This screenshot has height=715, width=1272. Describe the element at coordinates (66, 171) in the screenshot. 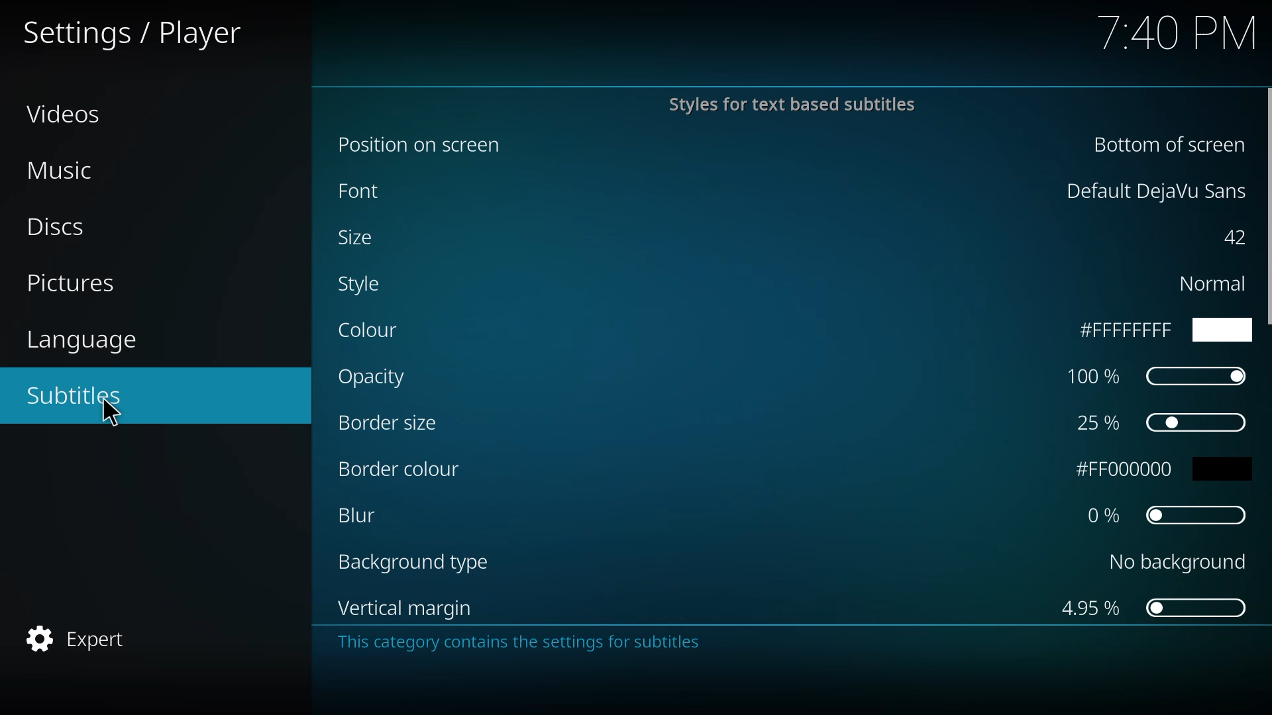

I see `music` at that location.